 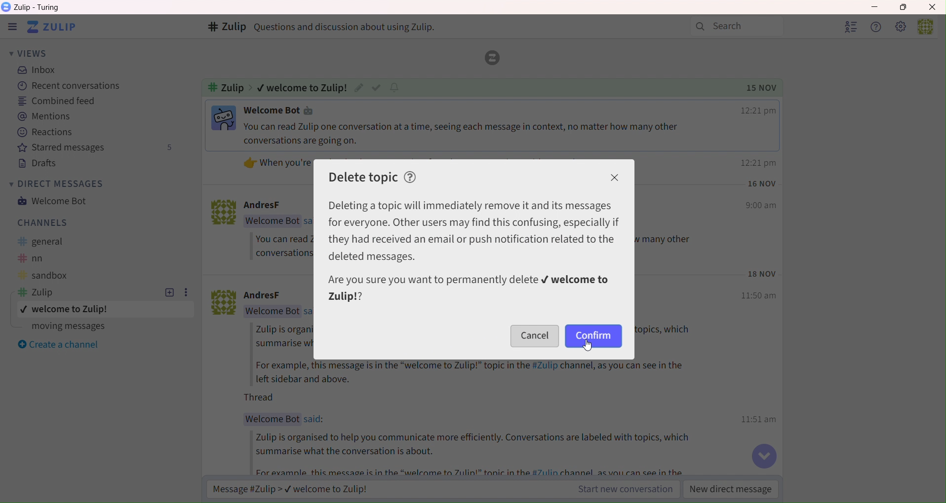 What do you see at coordinates (761, 206) in the screenshot?
I see `Time` at bounding box center [761, 206].